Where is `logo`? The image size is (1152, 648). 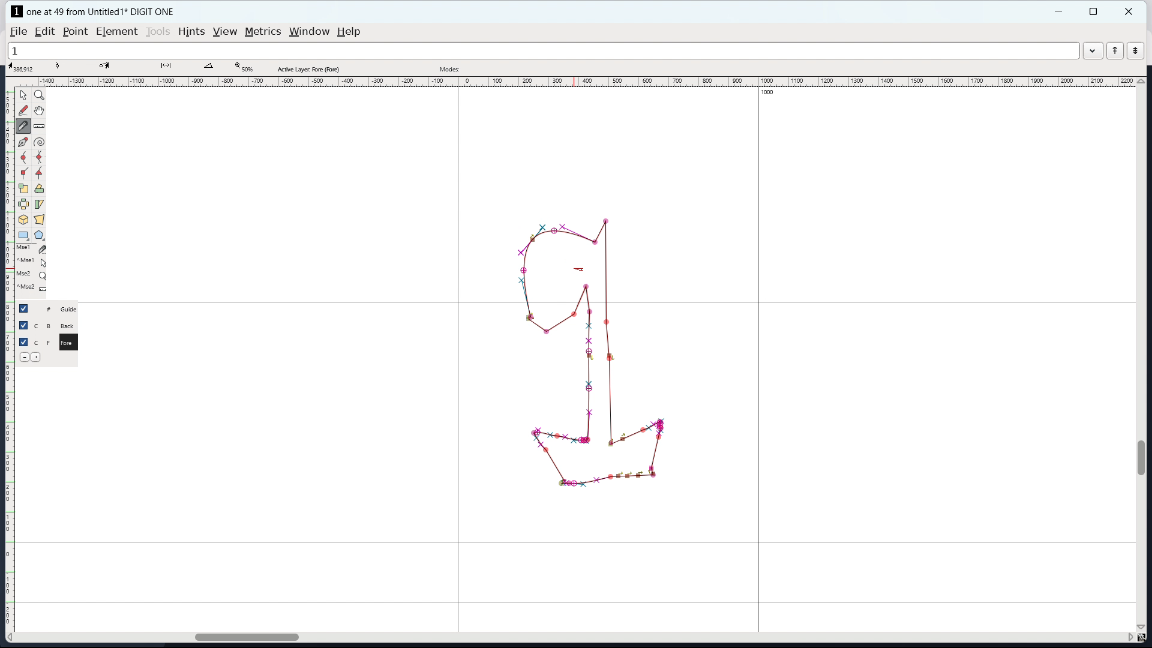
logo is located at coordinates (17, 11).